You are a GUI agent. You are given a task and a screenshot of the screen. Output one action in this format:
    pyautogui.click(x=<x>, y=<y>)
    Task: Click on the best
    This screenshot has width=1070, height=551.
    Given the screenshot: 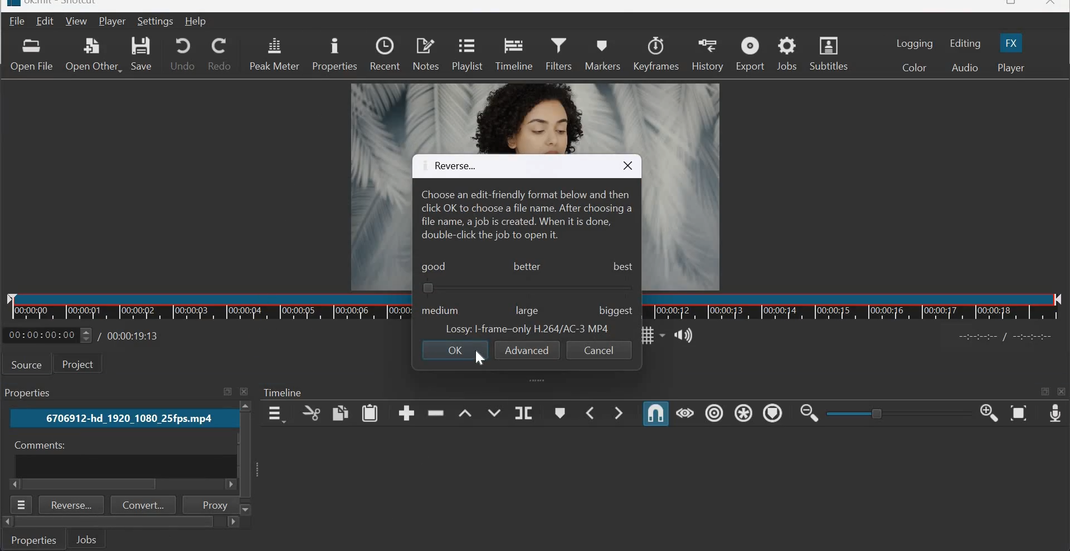 What is the action you would take?
    pyautogui.click(x=623, y=268)
    